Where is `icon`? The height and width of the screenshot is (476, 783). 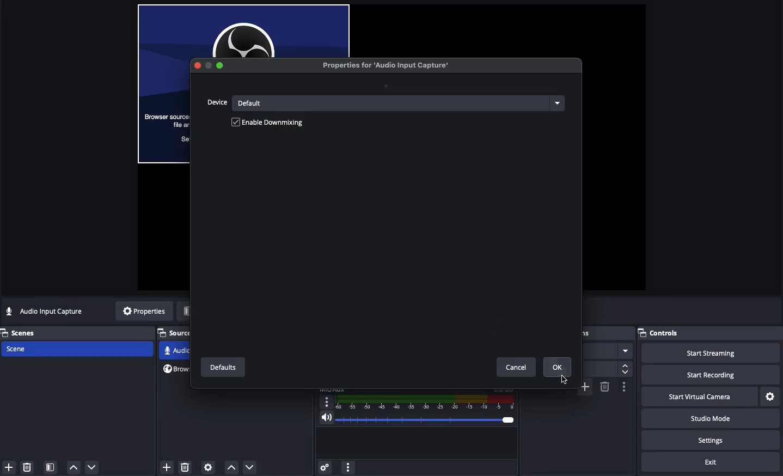 icon is located at coordinates (207, 65).